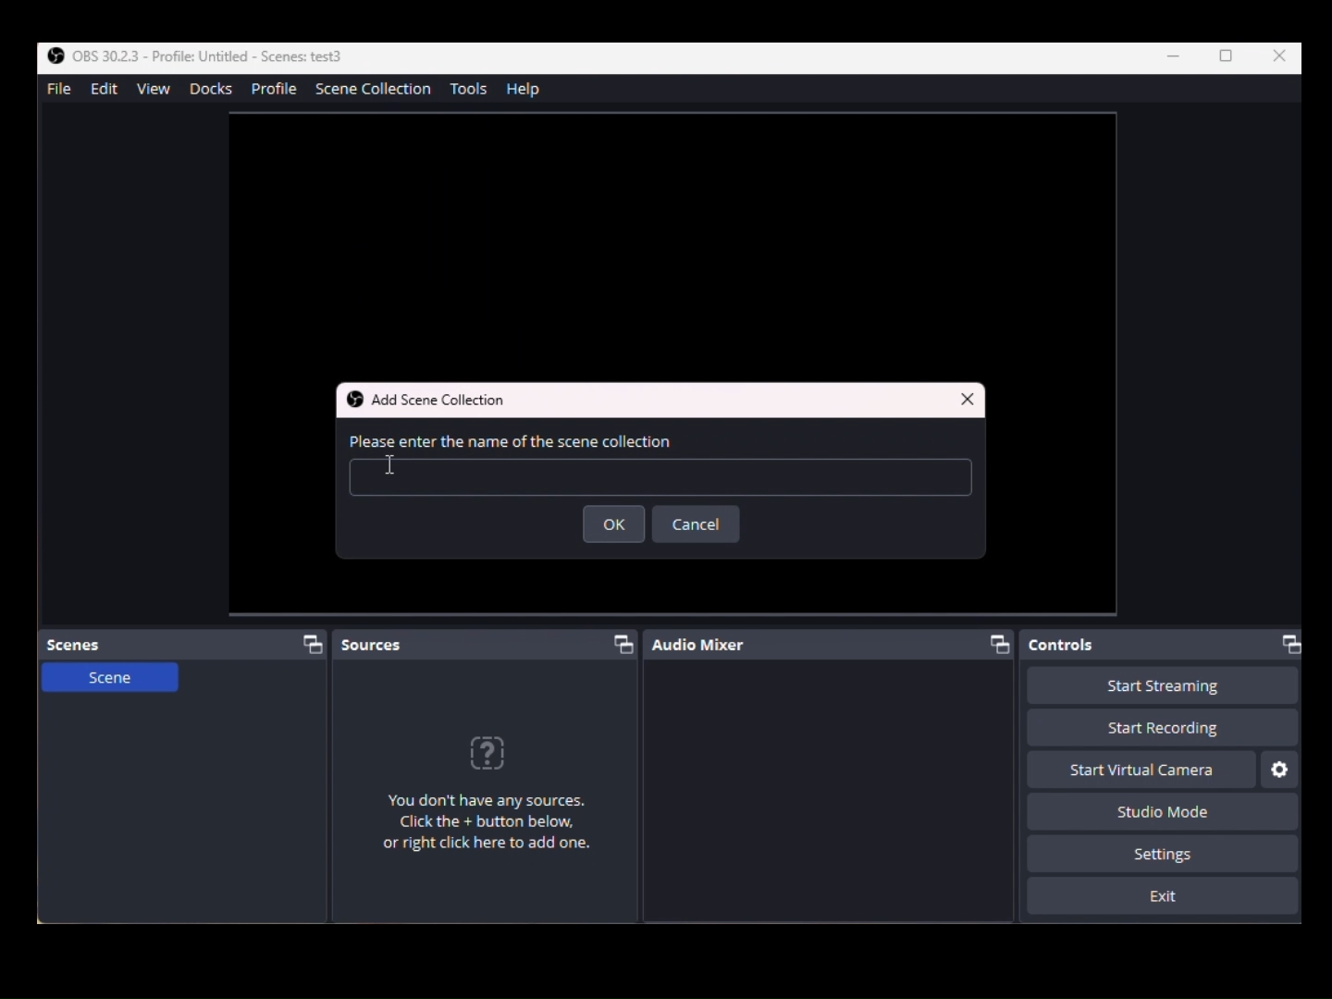 Image resolution: width=1332 pixels, height=999 pixels. I want to click on cursor, so click(397, 469).